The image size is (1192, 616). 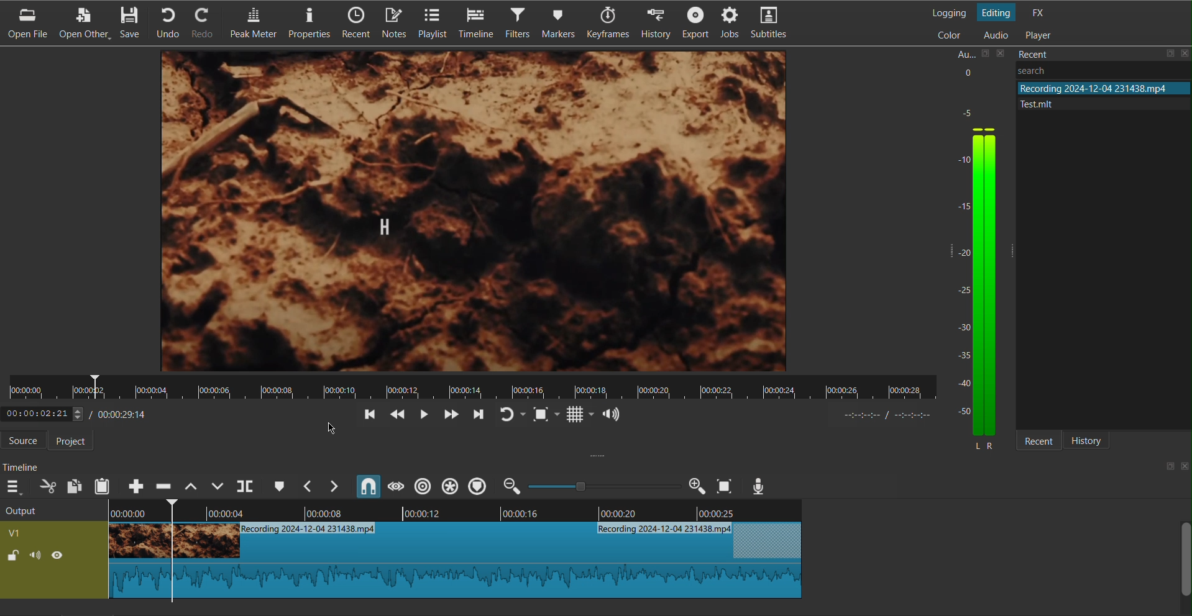 What do you see at coordinates (1169, 53) in the screenshot?
I see `save` at bounding box center [1169, 53].